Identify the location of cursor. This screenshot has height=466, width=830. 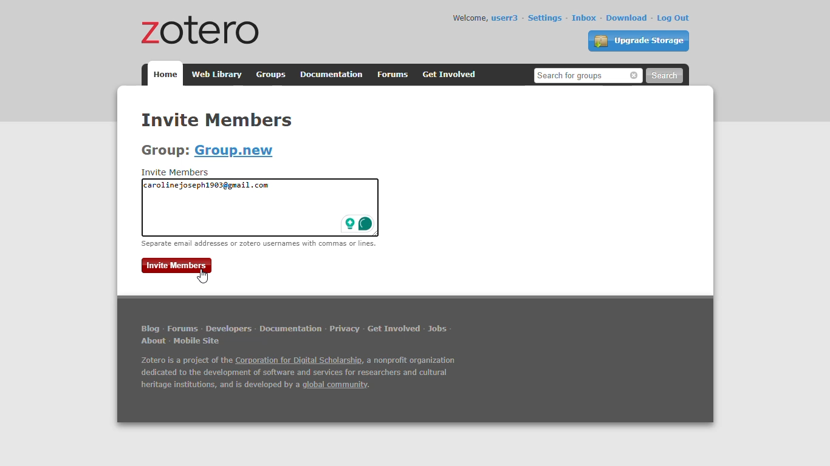
(203, 276).